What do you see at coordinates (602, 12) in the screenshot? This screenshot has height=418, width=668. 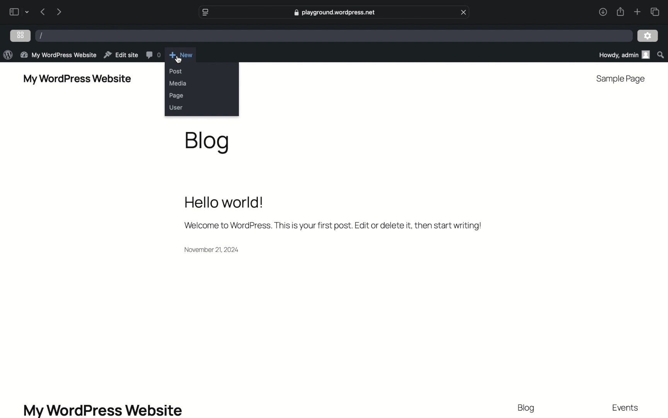 I see `share` at bounding box center [602, 12].